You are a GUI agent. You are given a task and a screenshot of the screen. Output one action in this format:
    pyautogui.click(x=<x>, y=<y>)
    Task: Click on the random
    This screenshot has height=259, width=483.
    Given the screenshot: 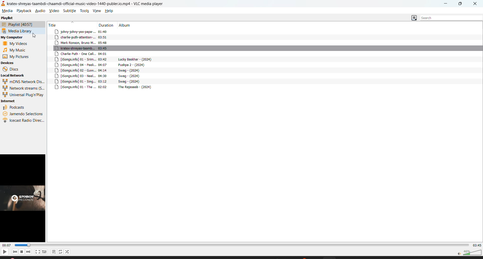 What is the action you would take?
    pyautogui.click(x=66, y=252)
    